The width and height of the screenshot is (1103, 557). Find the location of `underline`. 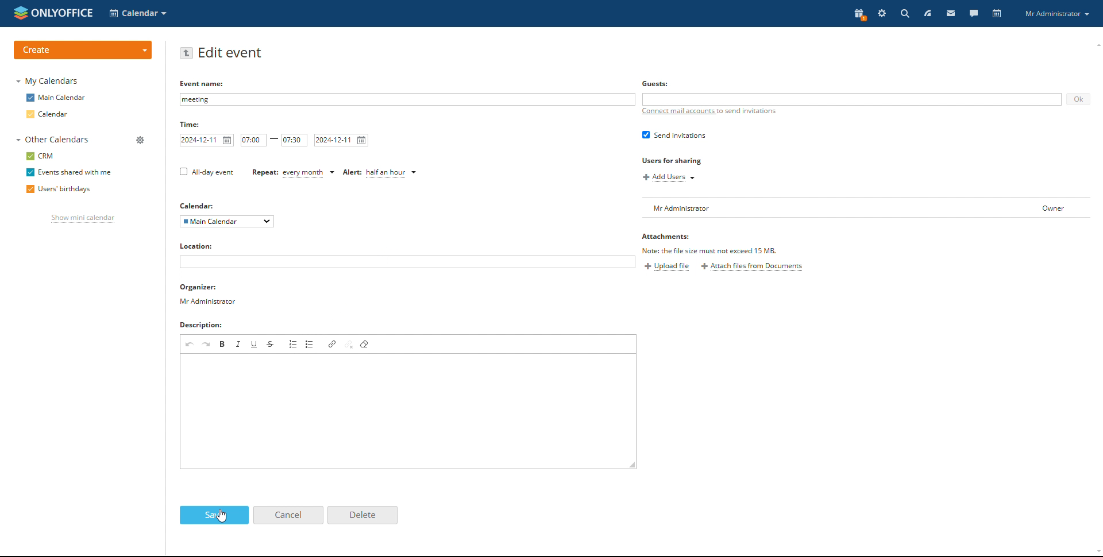

underline is located at coordinates (254, 343).